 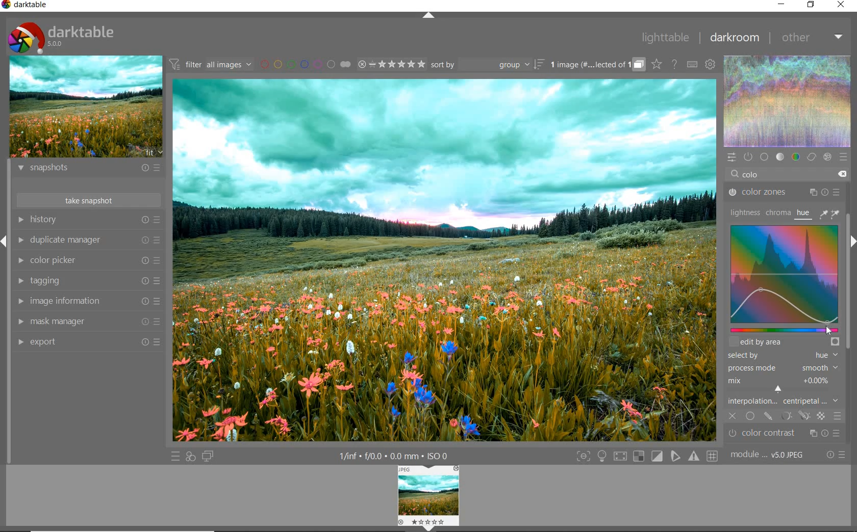 What do you see at coordinates (176, 457) in the screenshot?
I see `quick access to presets` at bounding box center [176, 457].